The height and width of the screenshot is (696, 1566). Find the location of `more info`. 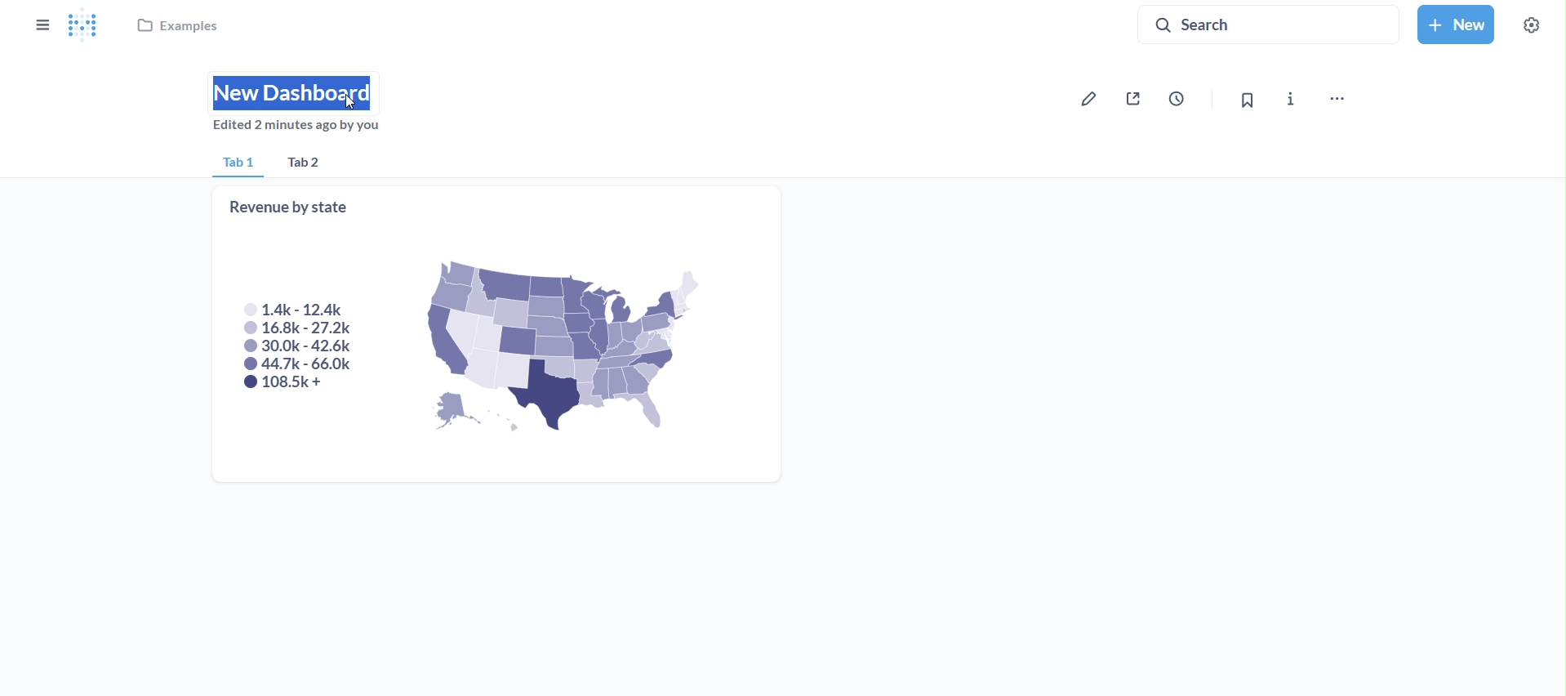

more info is located at coordinates (1291, 100).